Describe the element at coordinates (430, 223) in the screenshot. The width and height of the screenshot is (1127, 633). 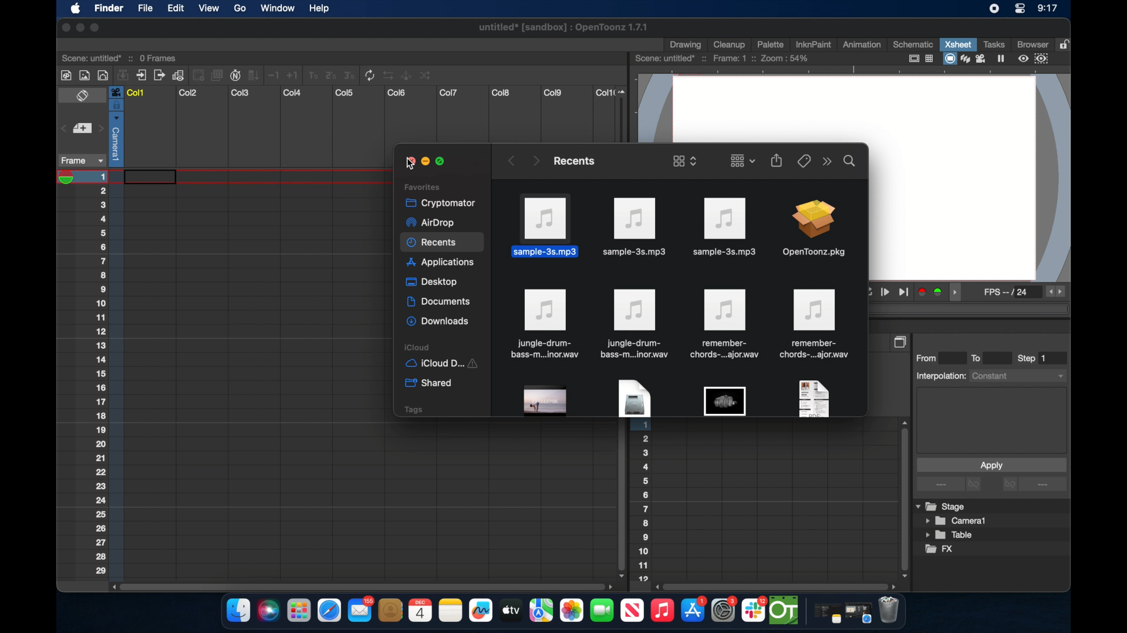
I see `airdrop` at that location.